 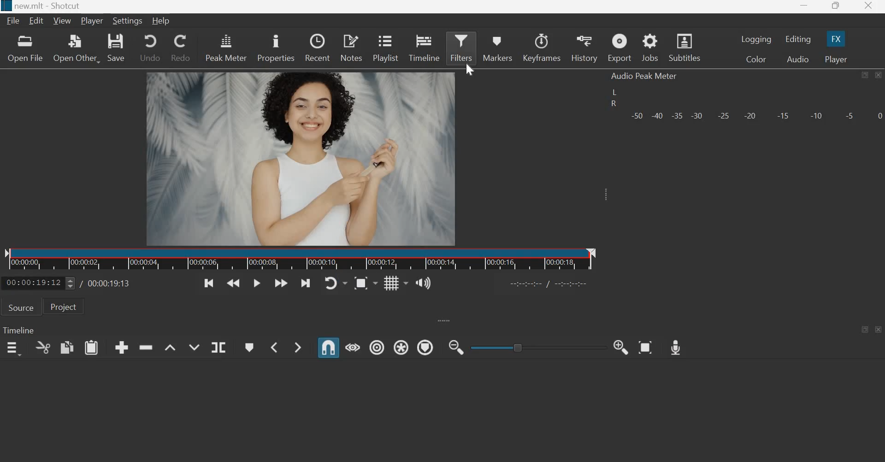 I want to click on Toggle player looping, so click(x=336, y=282).